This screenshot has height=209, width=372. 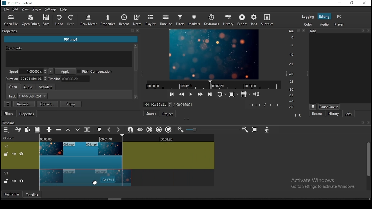 I want to click on metadata, so click(x=47, y=87).